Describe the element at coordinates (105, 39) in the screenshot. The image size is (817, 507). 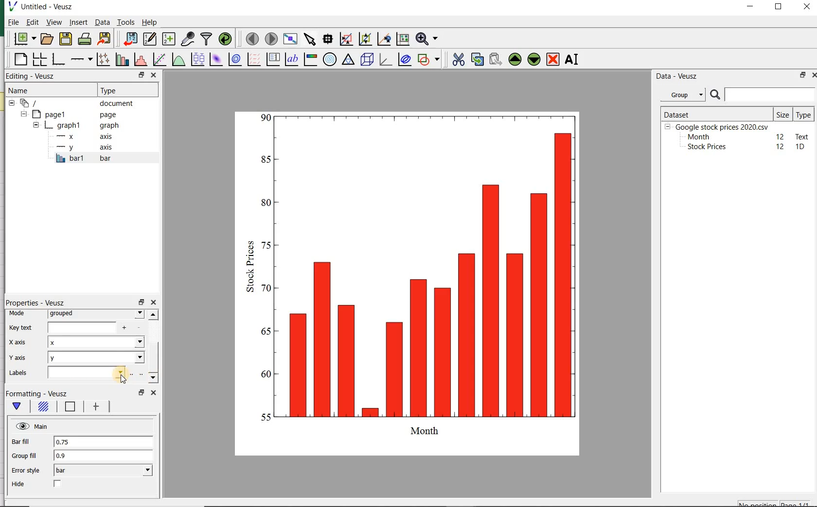
I see `export to graphics format` at that location.